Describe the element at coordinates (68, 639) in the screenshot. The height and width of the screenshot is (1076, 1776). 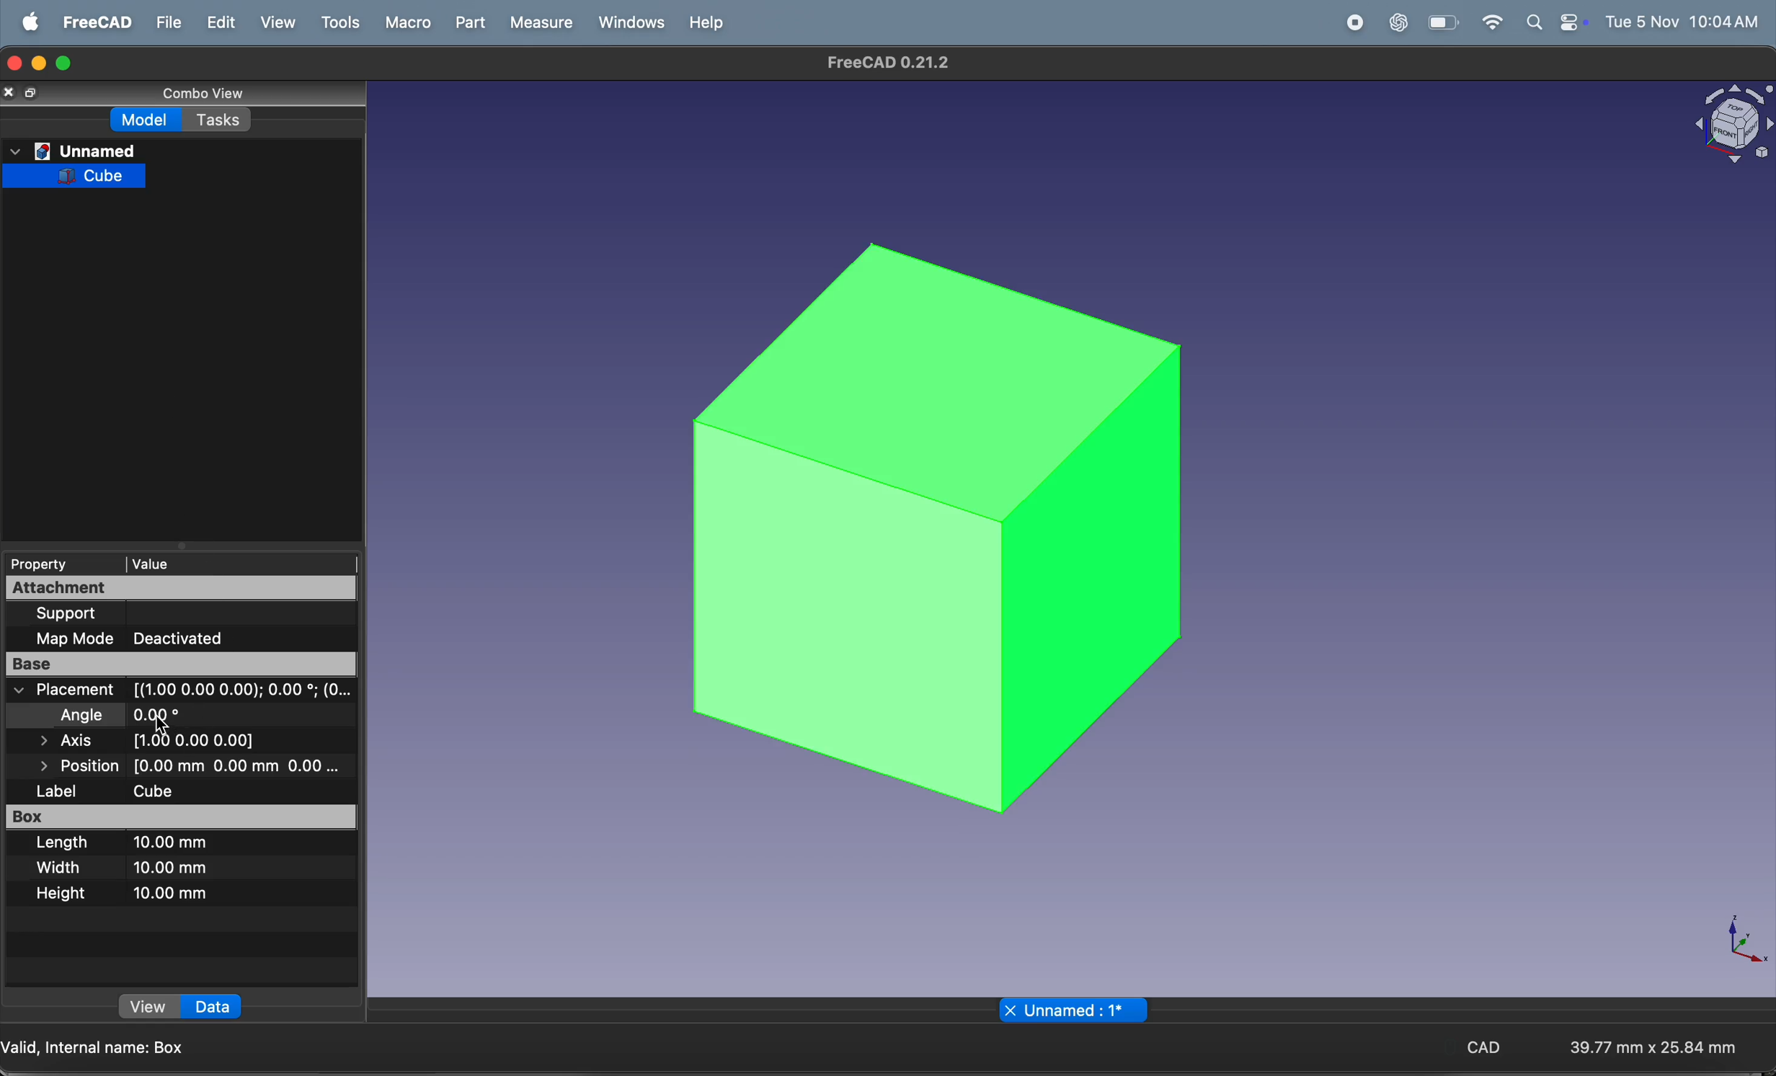
I see `map mode` at that location.